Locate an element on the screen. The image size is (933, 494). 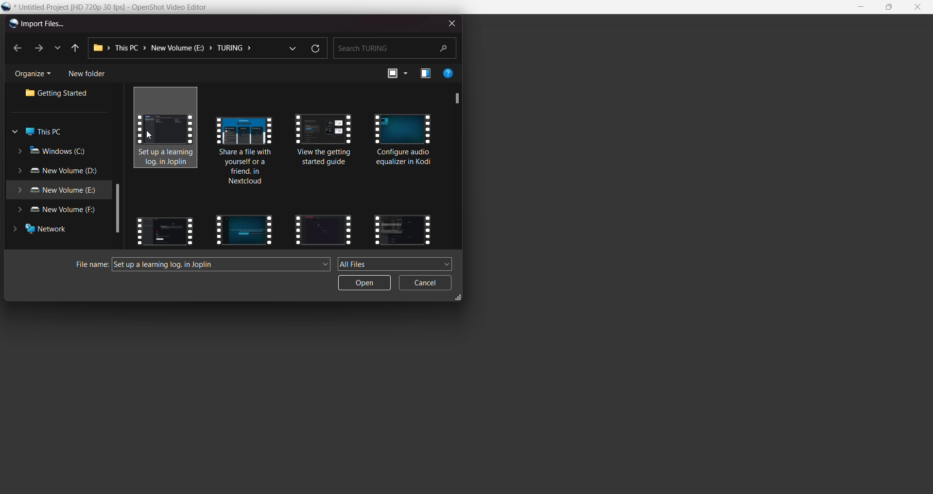
this pc is located at coordinates (40, 132).